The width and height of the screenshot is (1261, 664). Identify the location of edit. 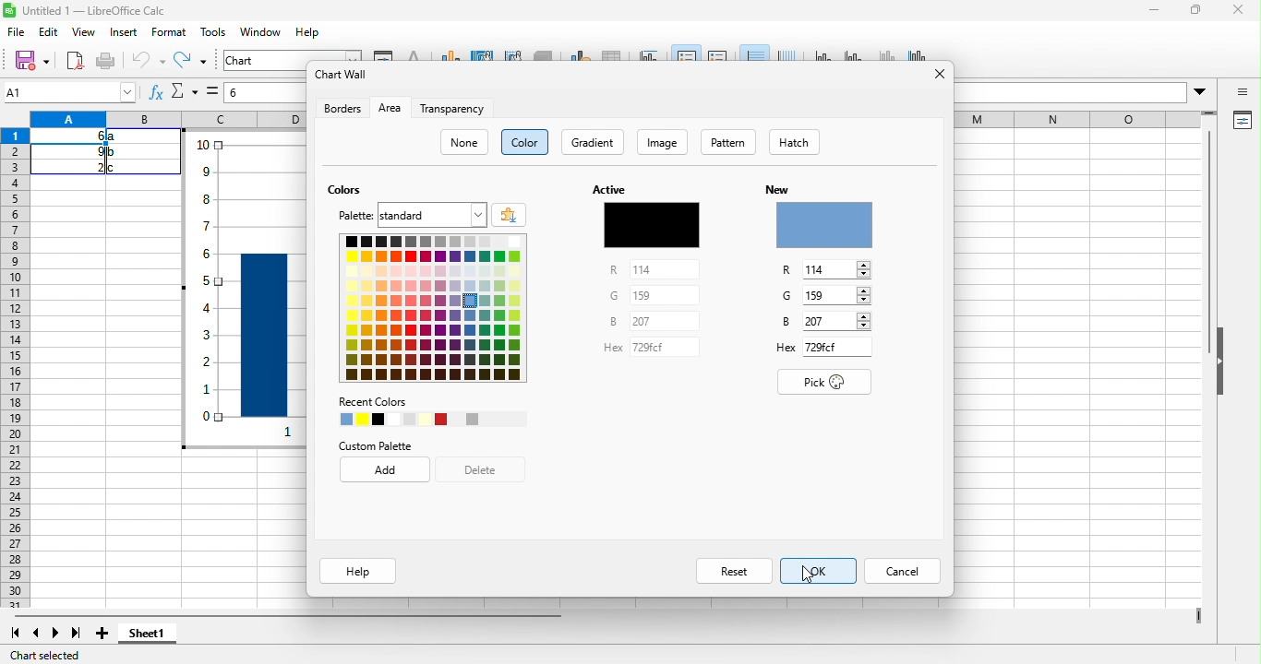
(51, 34).